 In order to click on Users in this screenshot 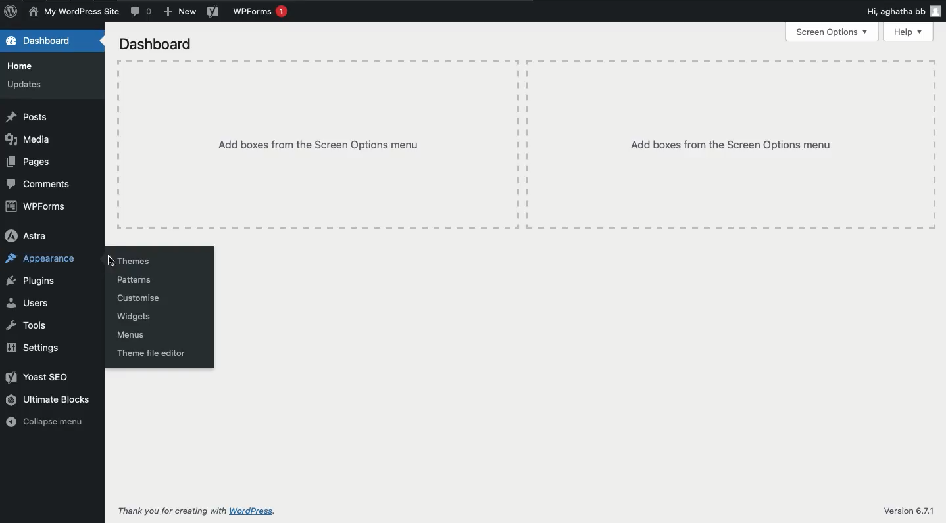, I will do `click(30, 302)`.